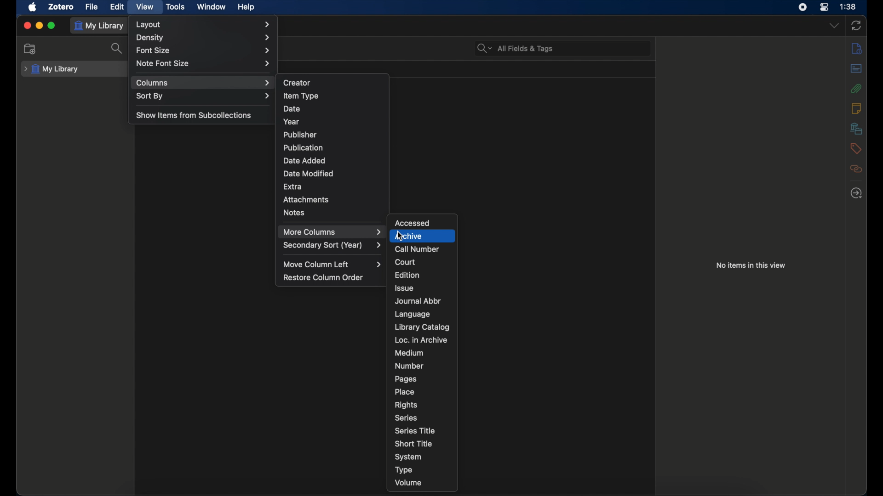  Describe the element at coordinates (405, 391) in the screenshot. I see `place` at that location.